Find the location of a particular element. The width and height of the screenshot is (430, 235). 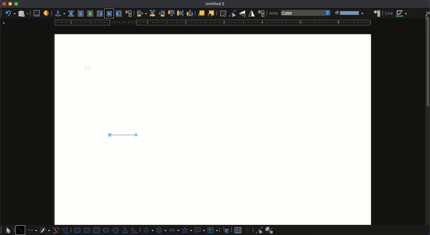

anchor for object is located at coordinates (58, 13).